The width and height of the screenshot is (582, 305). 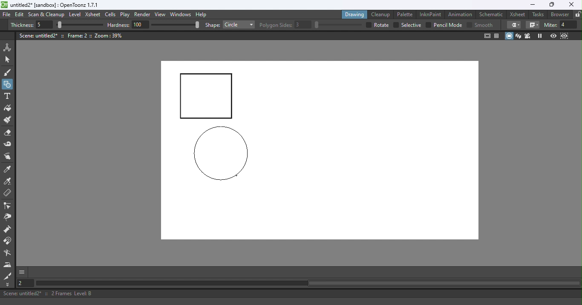 What do you see at coordinates (533, 25) in the screenshot?
I see `Border corners` at bounding box center [533, 25].